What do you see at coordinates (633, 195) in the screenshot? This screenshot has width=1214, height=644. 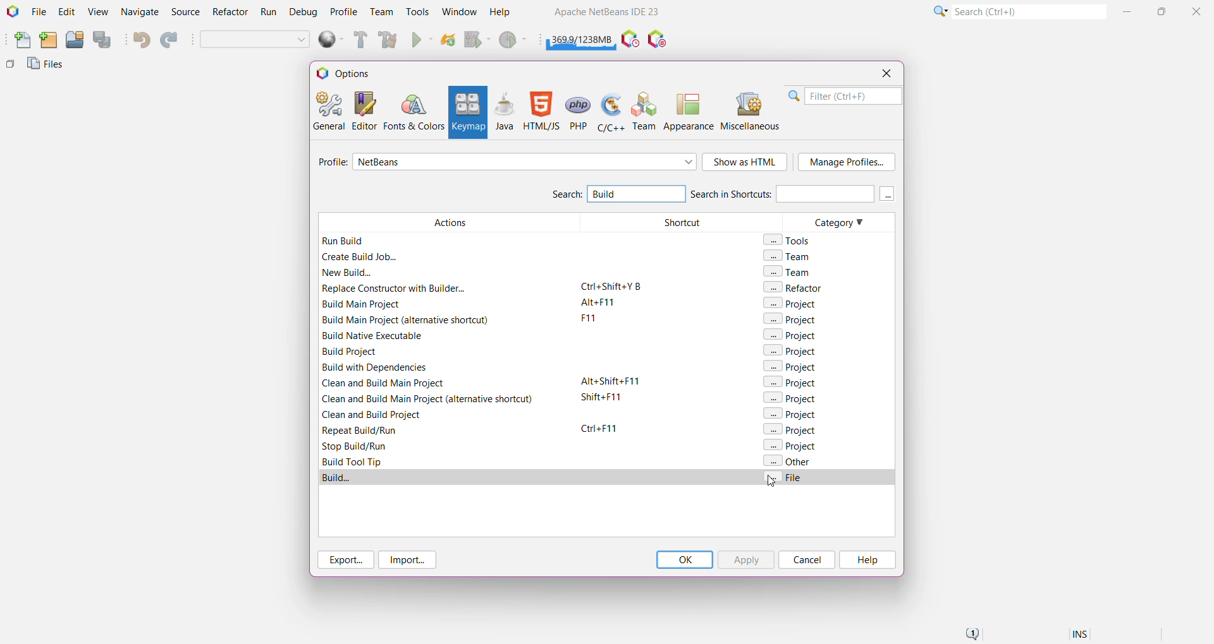 I see `Type 'Build' to search for Build Action` at bounding box center [633, 195].